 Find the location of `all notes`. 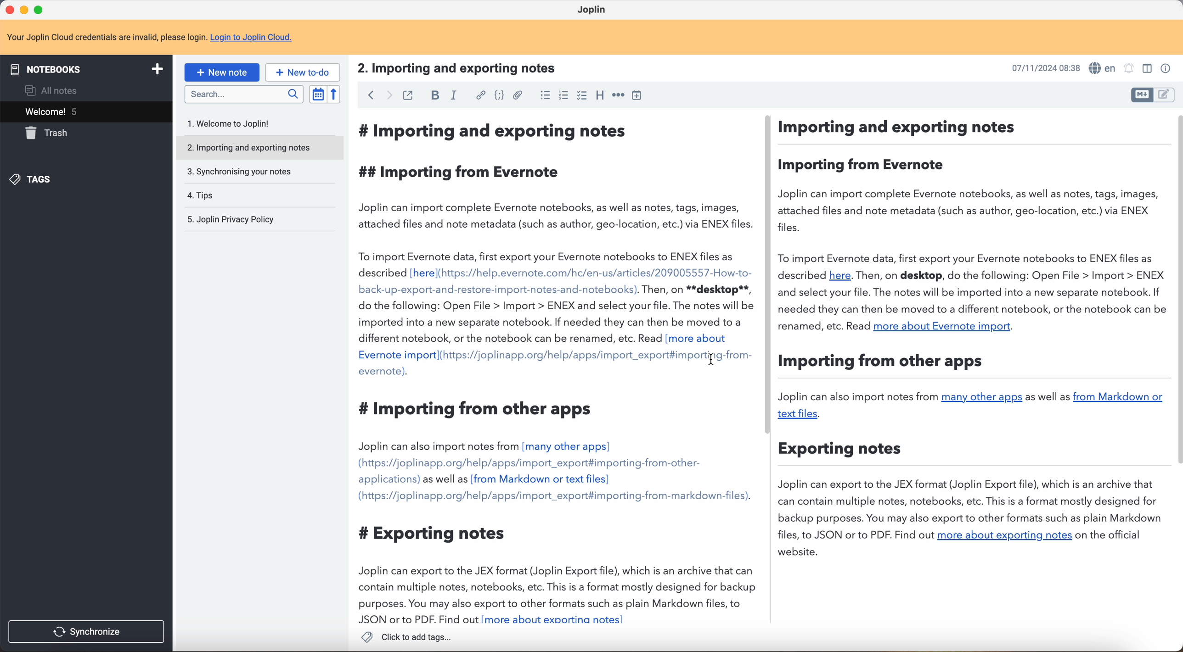

all notes is located at coordinates (49, 90).